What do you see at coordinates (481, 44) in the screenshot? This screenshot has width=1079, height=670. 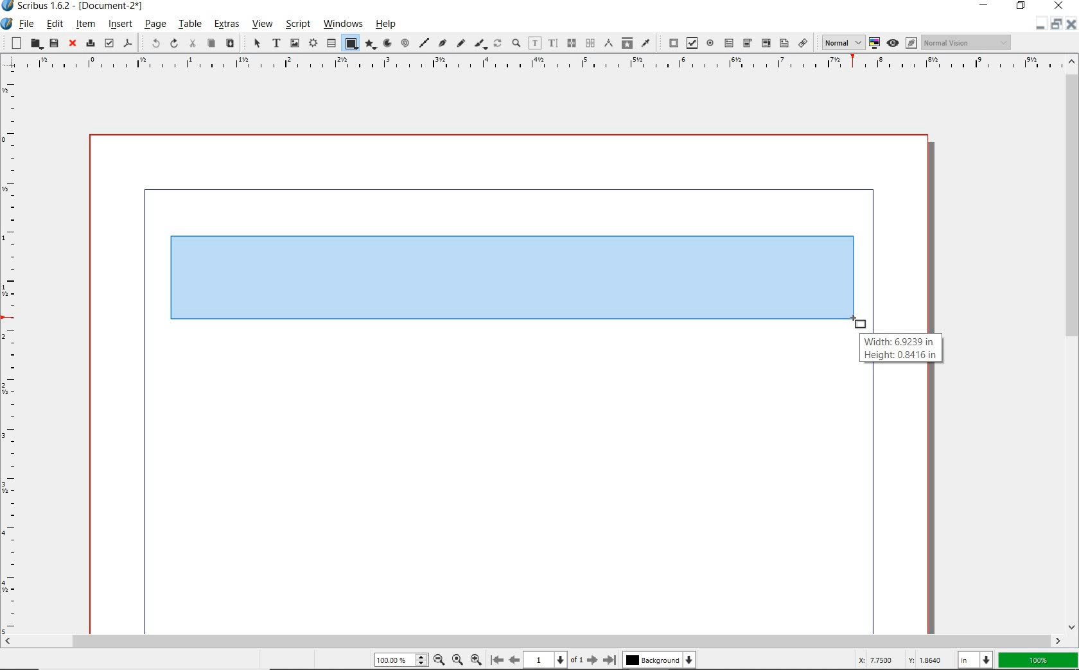 I see `calligraphic line` at bounding box center [481, 44].